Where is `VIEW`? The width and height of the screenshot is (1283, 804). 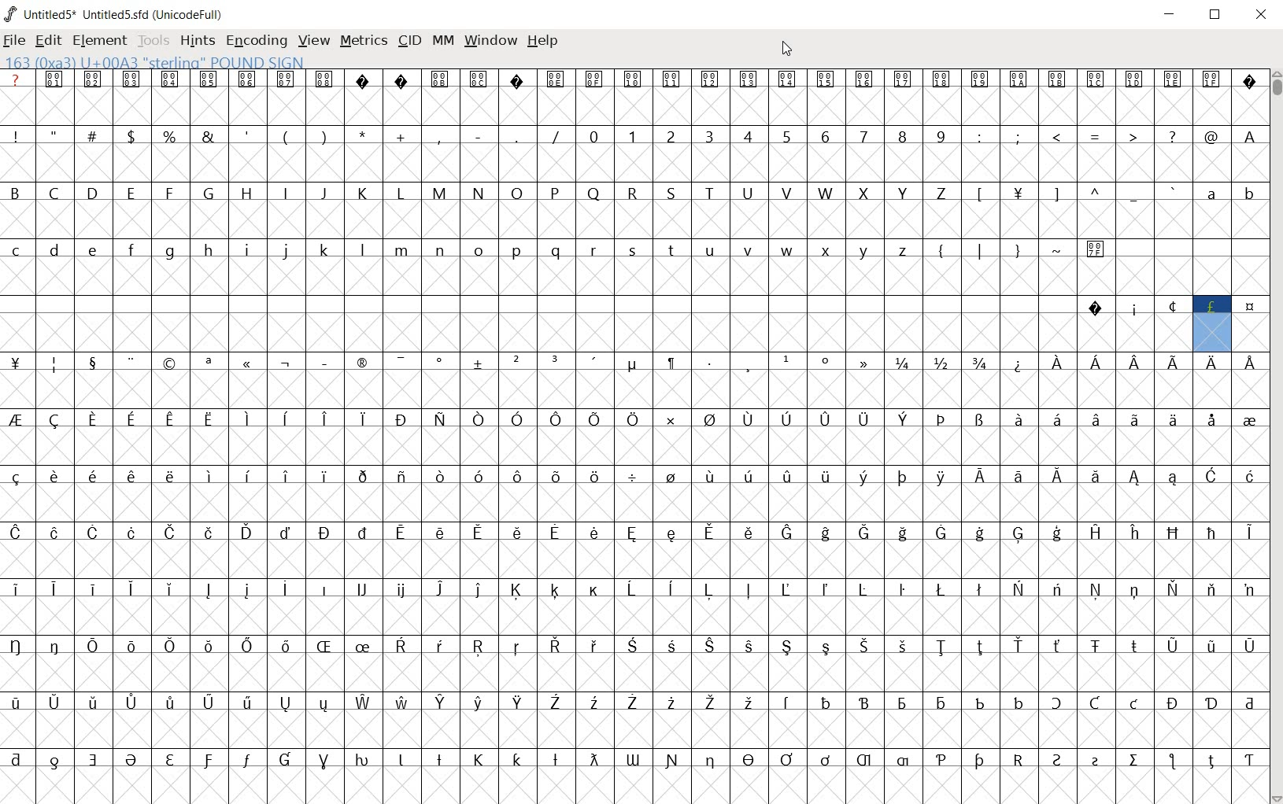 VIEW is located at coordinates (312, 41).